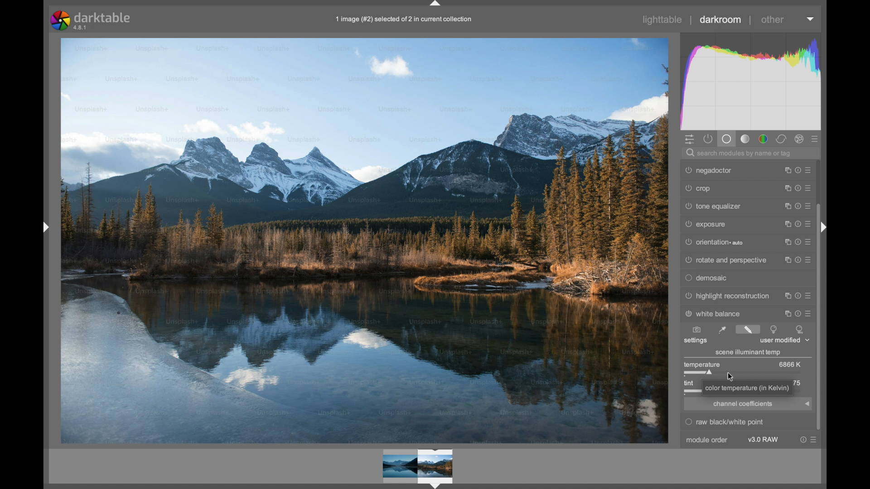 This screenshot has height=489, width=870. Describe the element at coordinates (797, 276) in the screenshot. I see `reset parameters` at that location.